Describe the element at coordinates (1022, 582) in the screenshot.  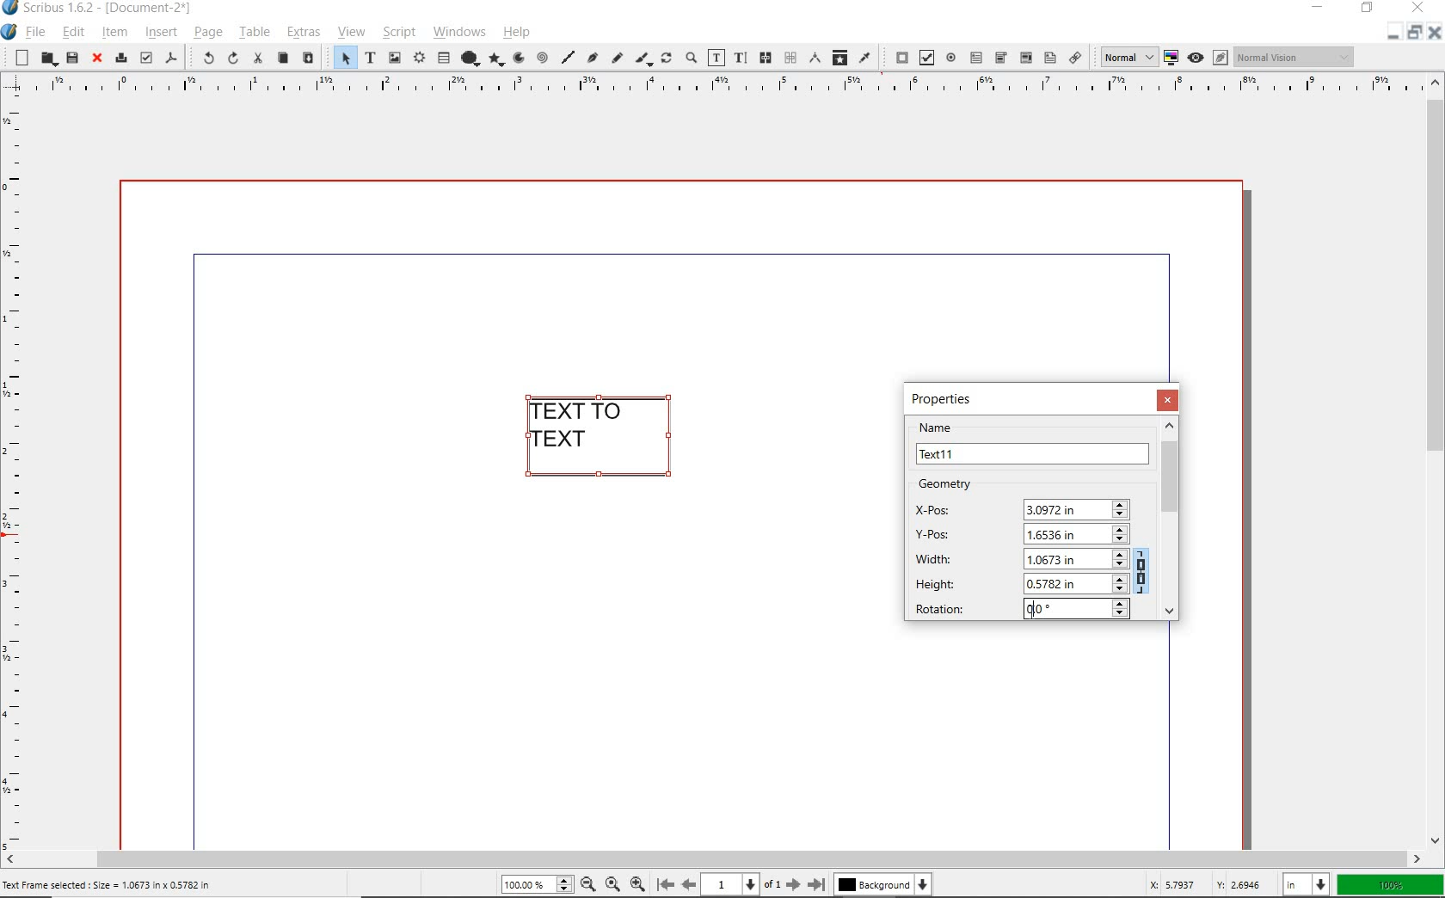
I see `HEIGHT` at that location.